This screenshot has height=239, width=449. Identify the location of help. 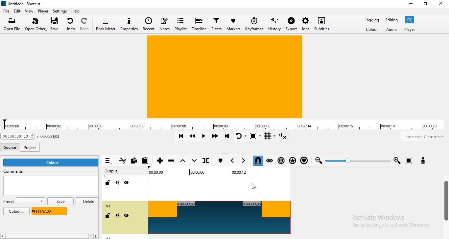
(76, 11).